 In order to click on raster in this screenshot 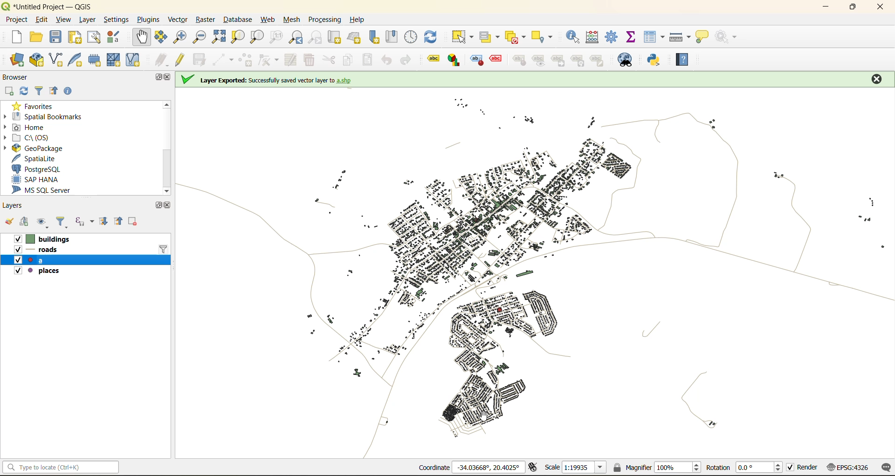, I will do `click(207, 20)`.